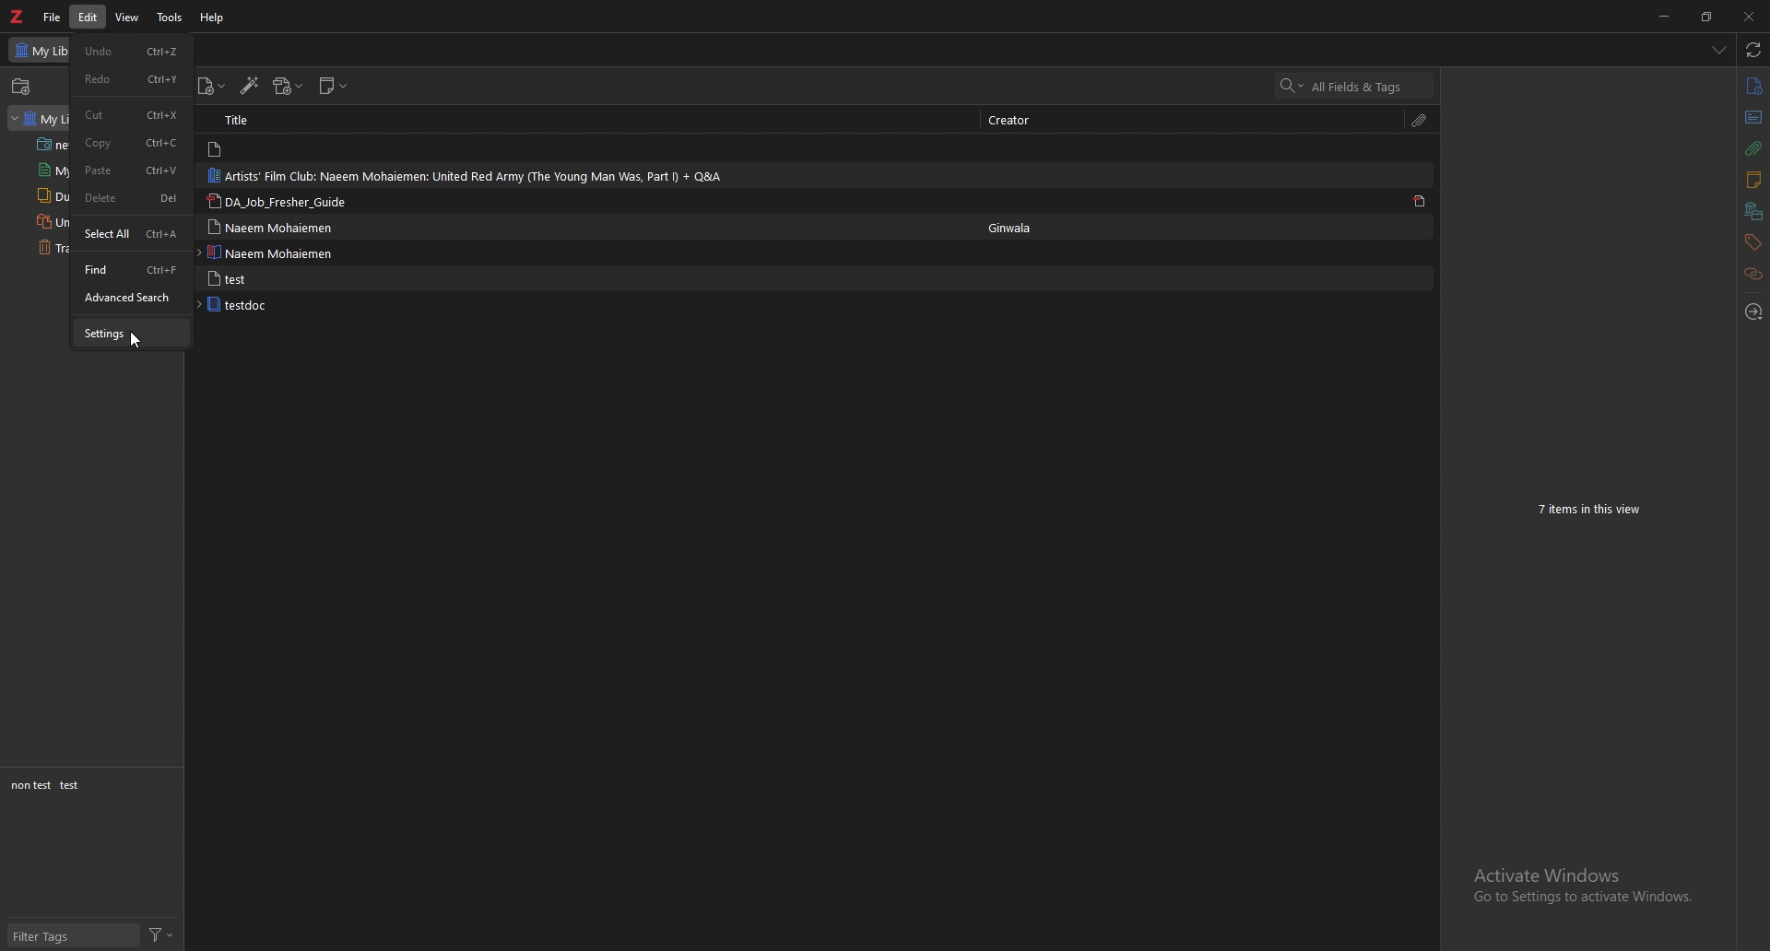 This screenshot has height=951, width=1770. What do you see at coordinates (1355, 86) in the screenshot?
I see `search all fields & Tags` at bounding box center [1355, 86].